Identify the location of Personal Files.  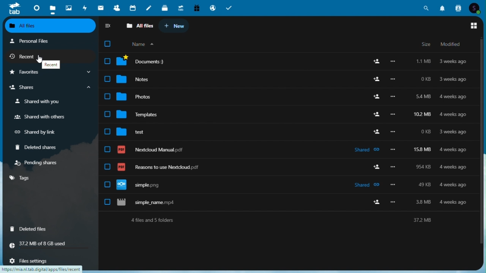
(30, 41).